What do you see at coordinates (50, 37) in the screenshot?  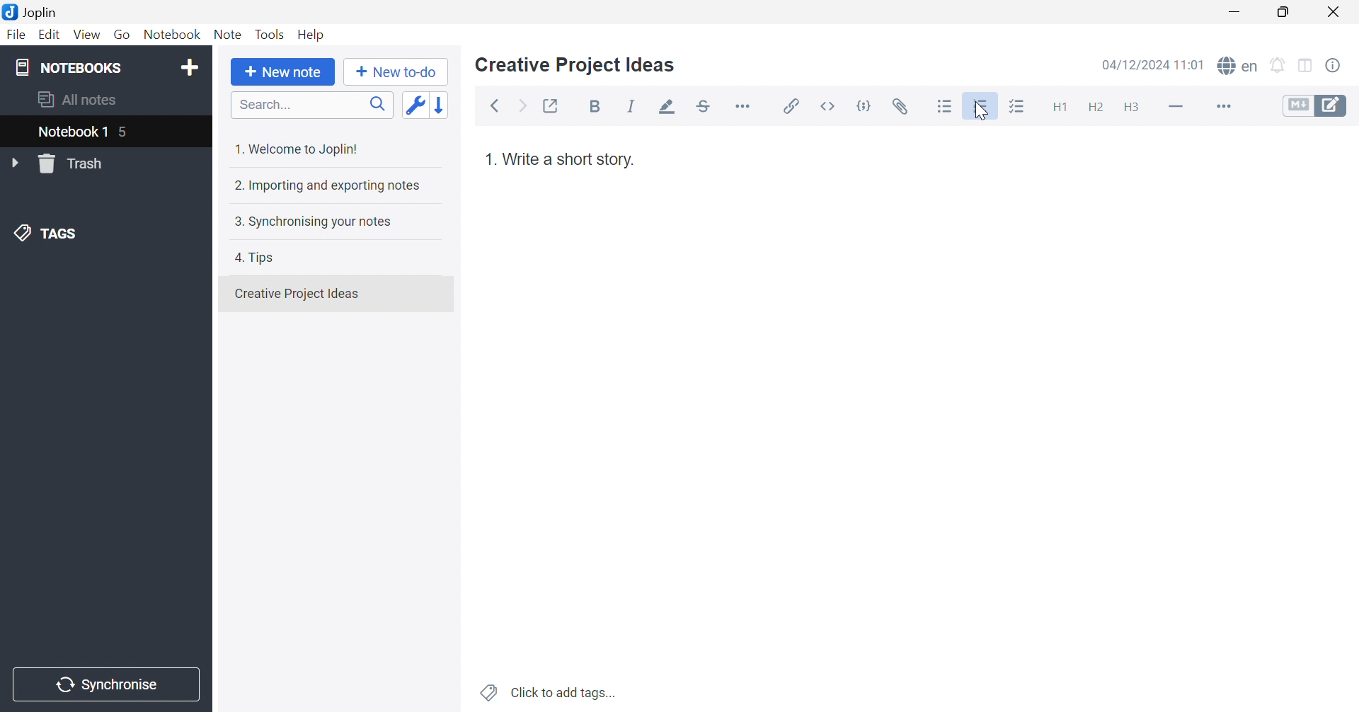 I see `Edit` at bounding box center [50, 37].